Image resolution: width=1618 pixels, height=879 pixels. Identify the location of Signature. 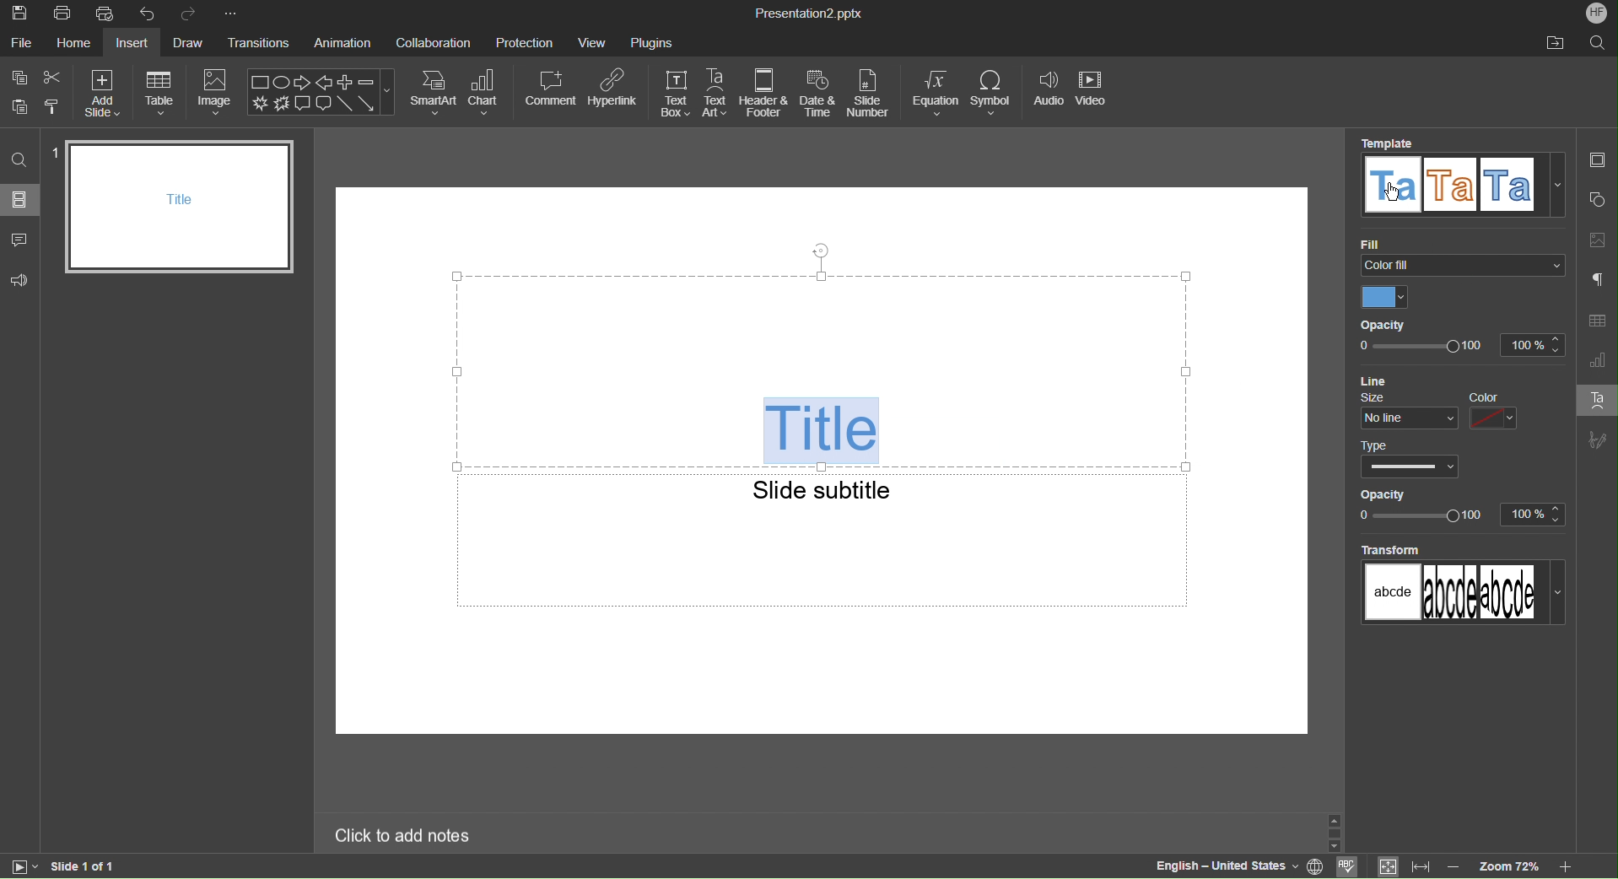
(1598, 438).